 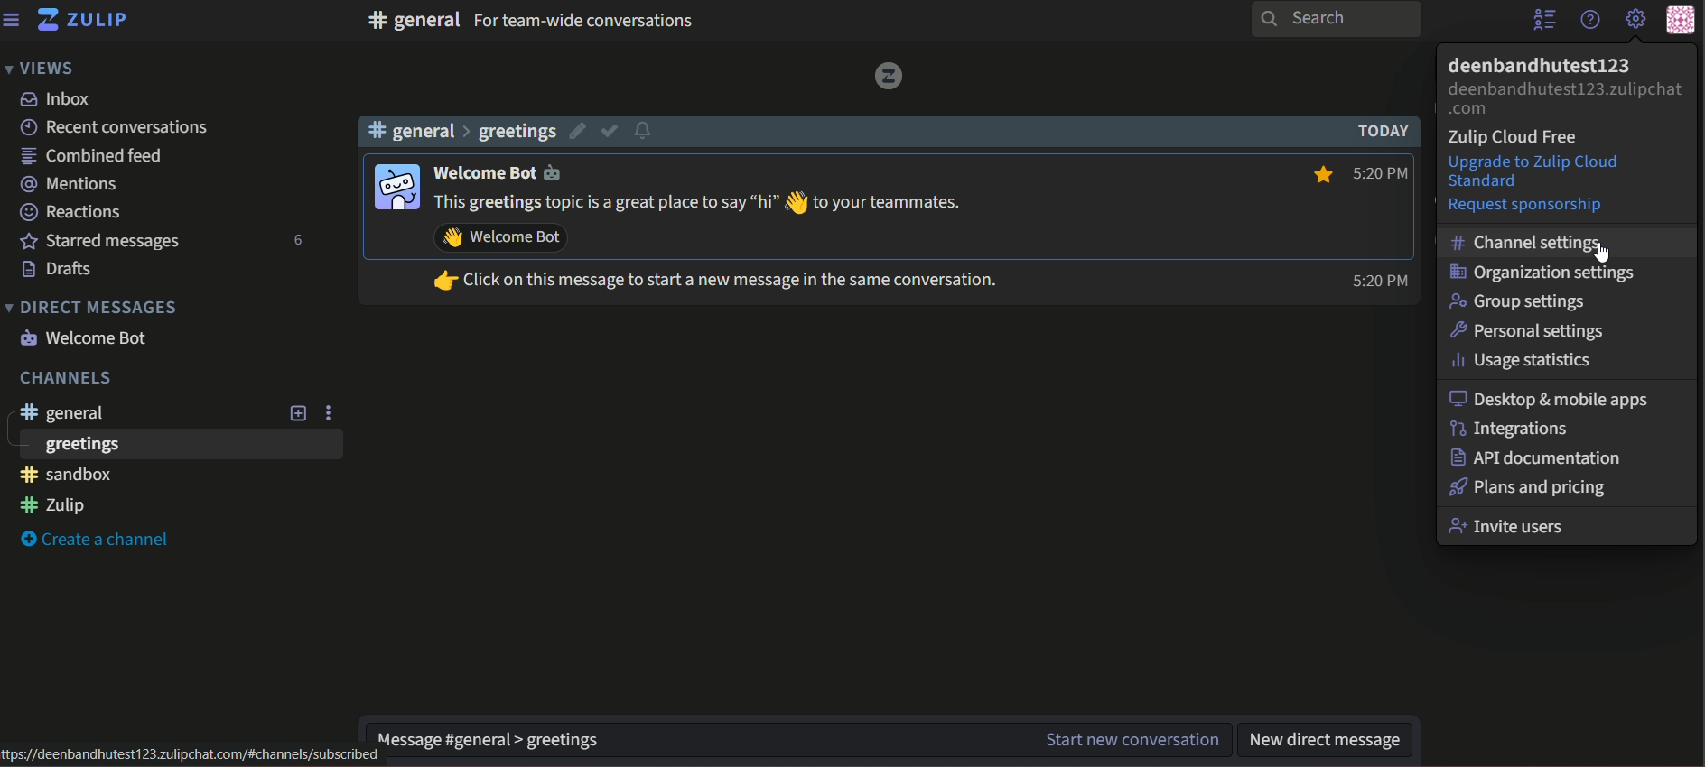 I want to click on options, so click(x=1543, y=22).